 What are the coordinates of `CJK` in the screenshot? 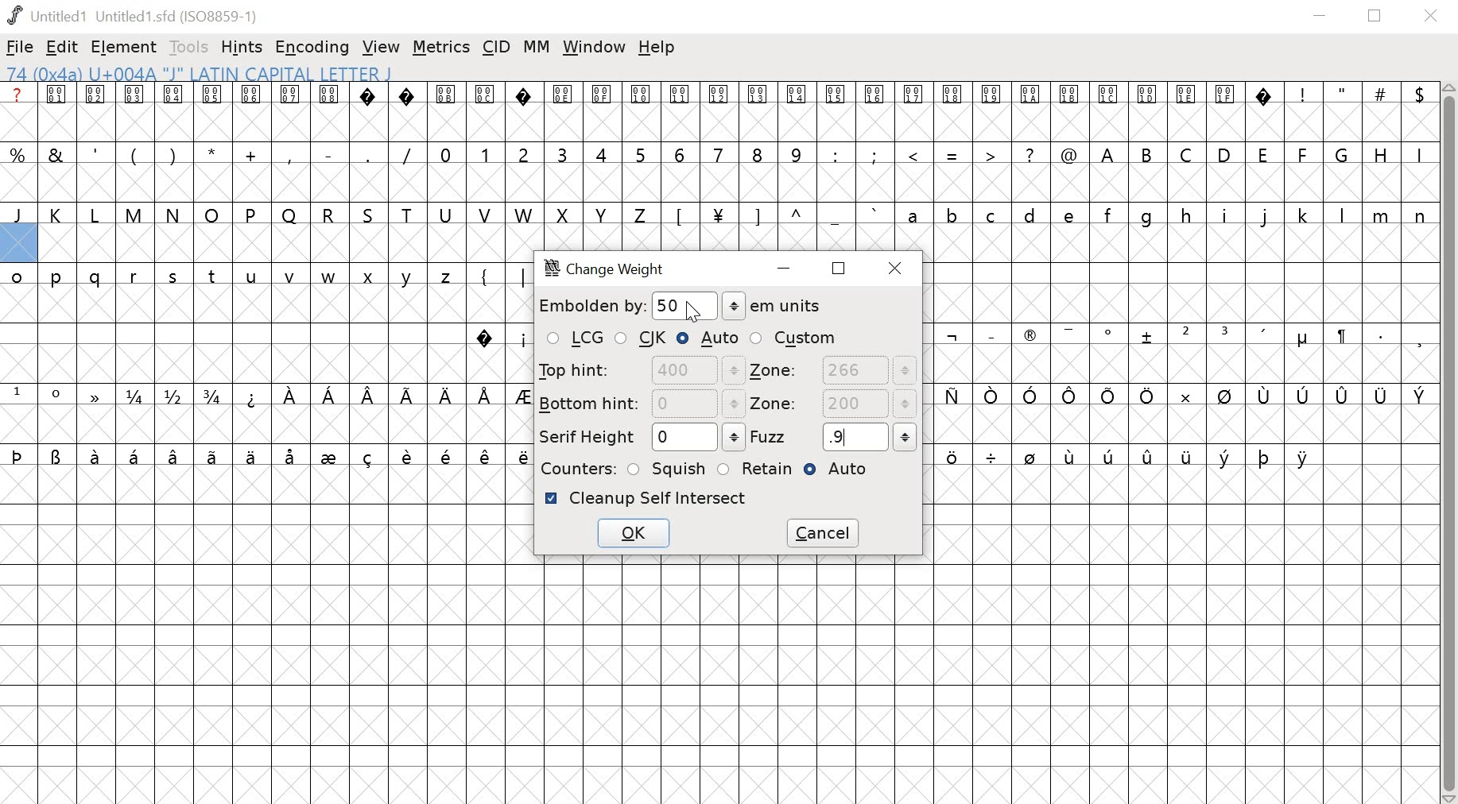 It's located at (642, 339).